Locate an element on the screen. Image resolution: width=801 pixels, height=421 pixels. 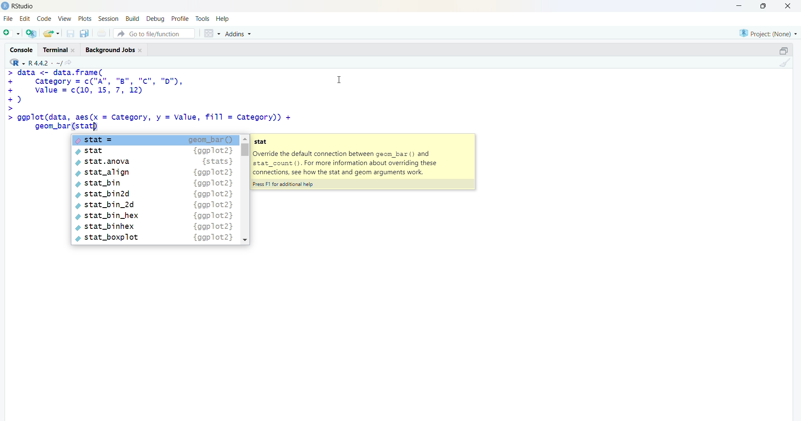
Background Jobs is located at coordinates (113, 48).